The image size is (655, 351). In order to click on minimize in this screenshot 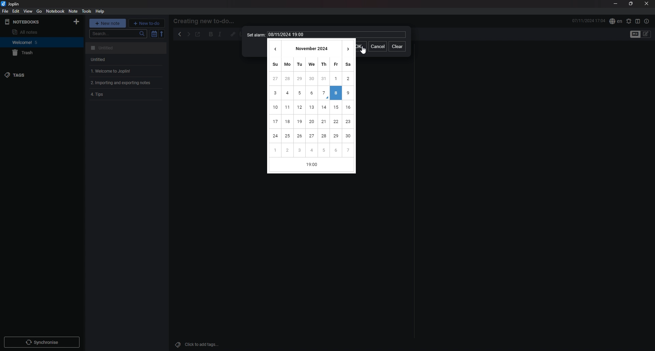, I will do `click(615, 3)`.